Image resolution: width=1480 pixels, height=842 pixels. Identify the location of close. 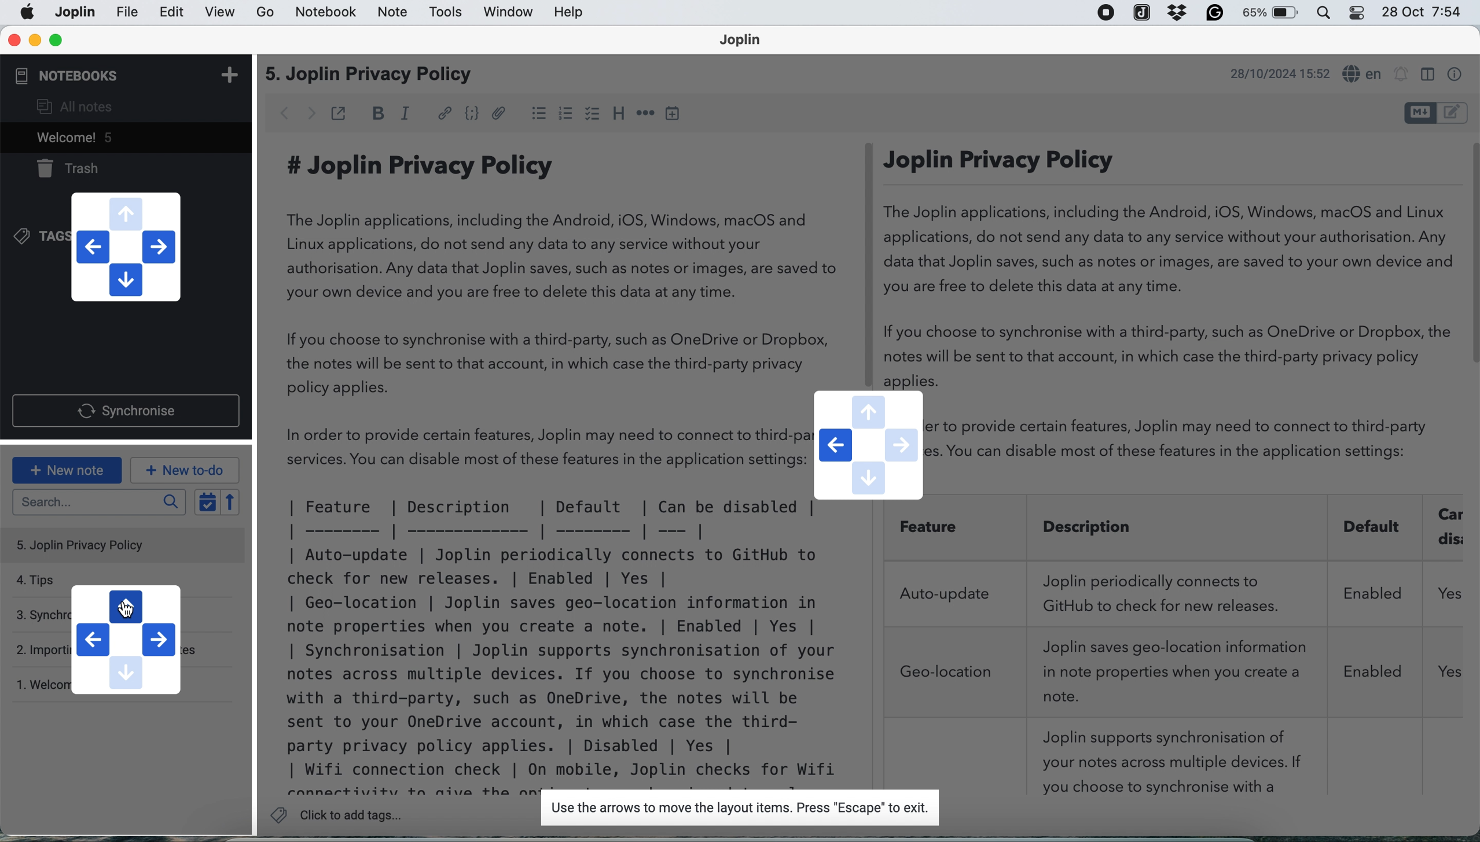
(13, 40).